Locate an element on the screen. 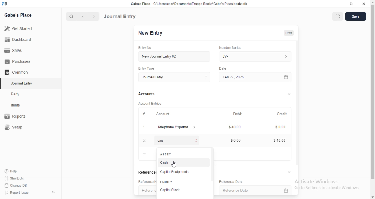 The height and width of the screenshot is (199, 375). Entry No is located at coordinates (146, 47).